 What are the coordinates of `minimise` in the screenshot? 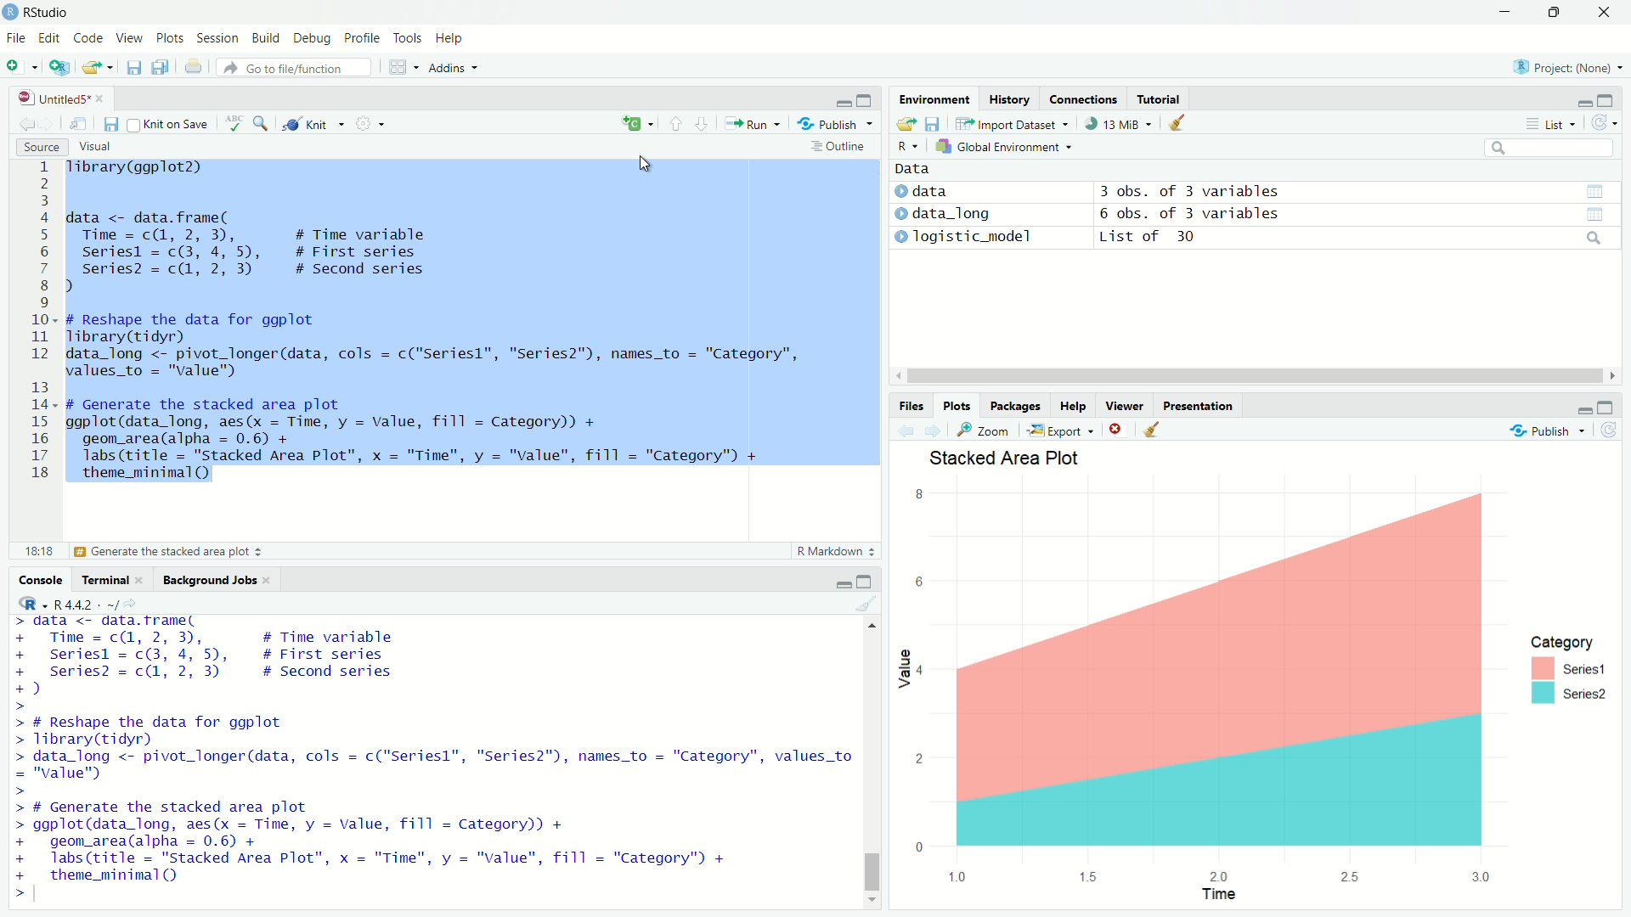 It's located at (832, 98).